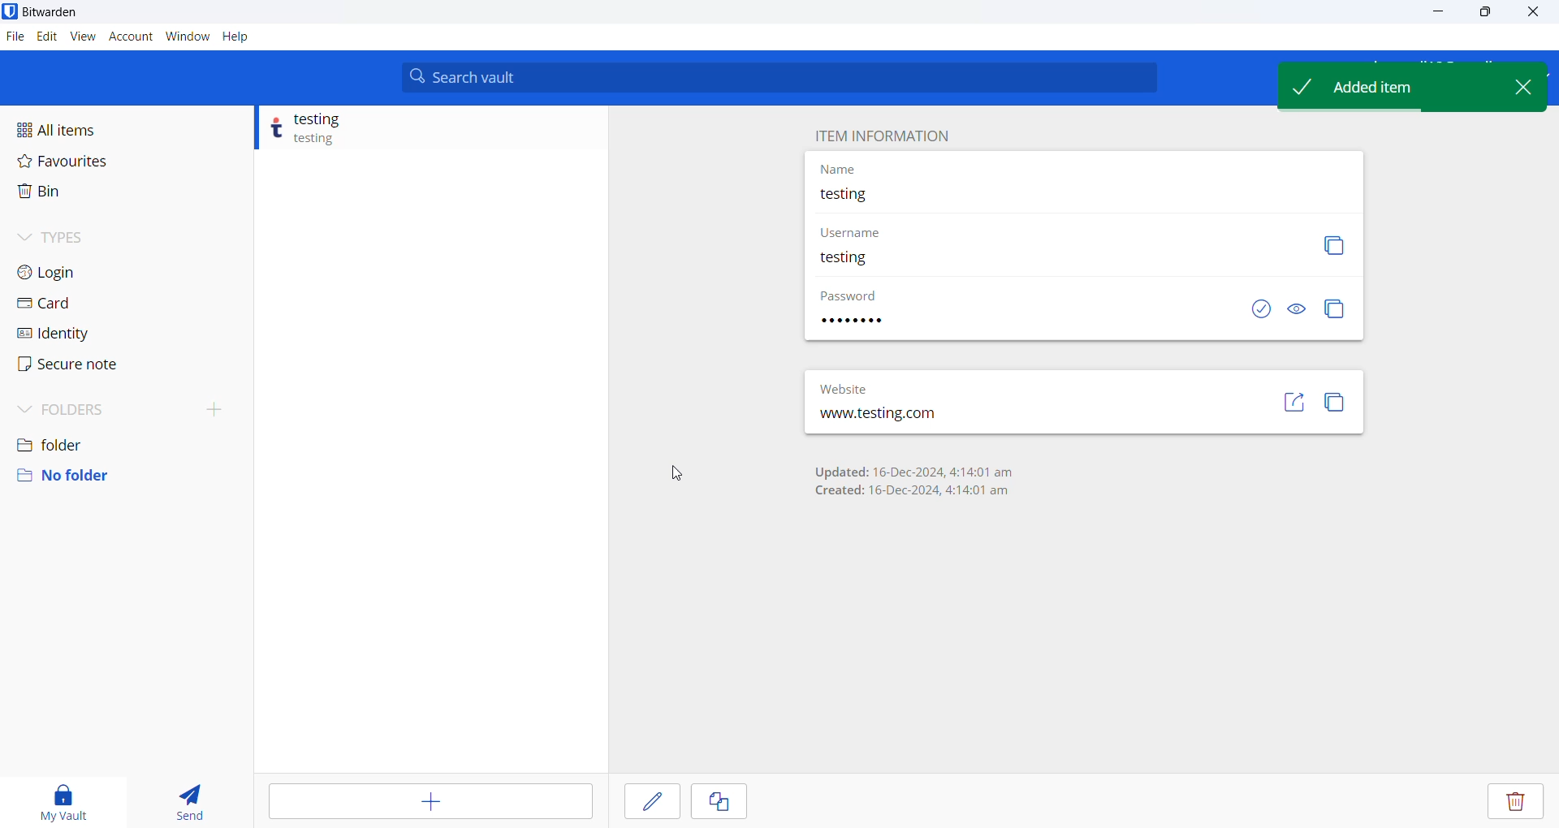 This screenshot has width=1559, height=828. Describe the element at coordinates (866, 324) in the screenshot. I see `password` at that location.